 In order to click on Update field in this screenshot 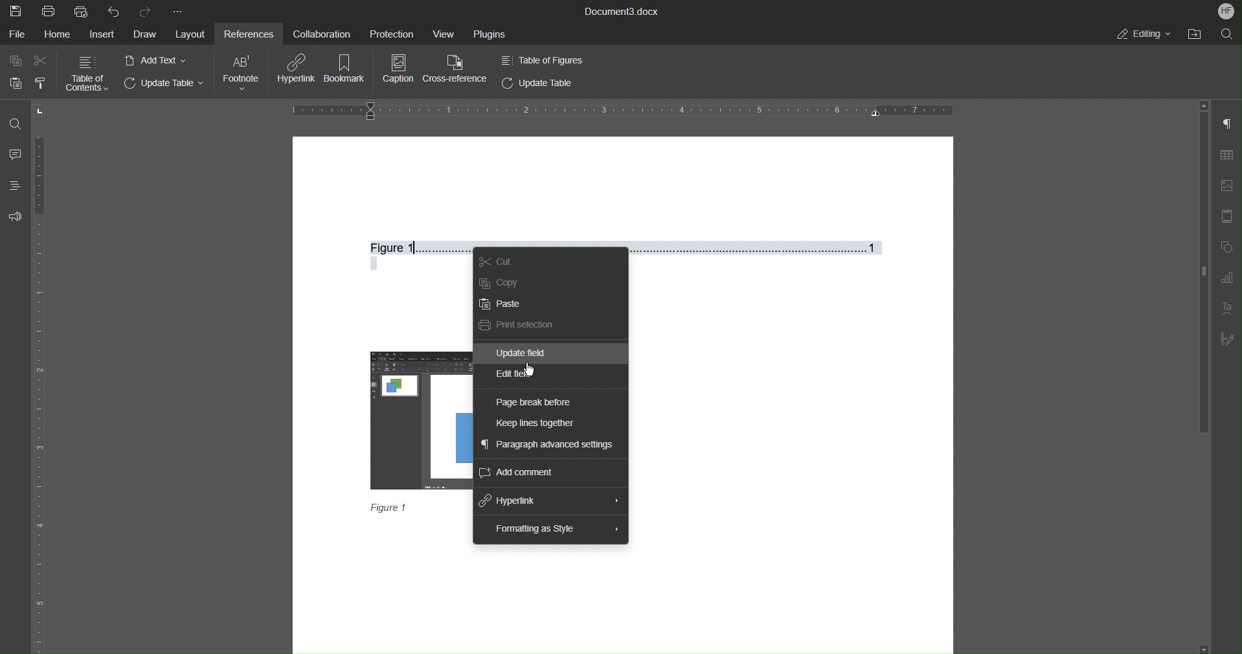, I will do `click(523, 354)`.